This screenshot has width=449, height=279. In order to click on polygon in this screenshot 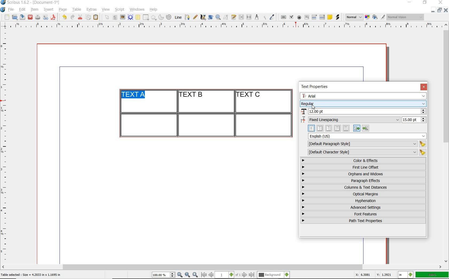, I will do `click(154, 17)`.